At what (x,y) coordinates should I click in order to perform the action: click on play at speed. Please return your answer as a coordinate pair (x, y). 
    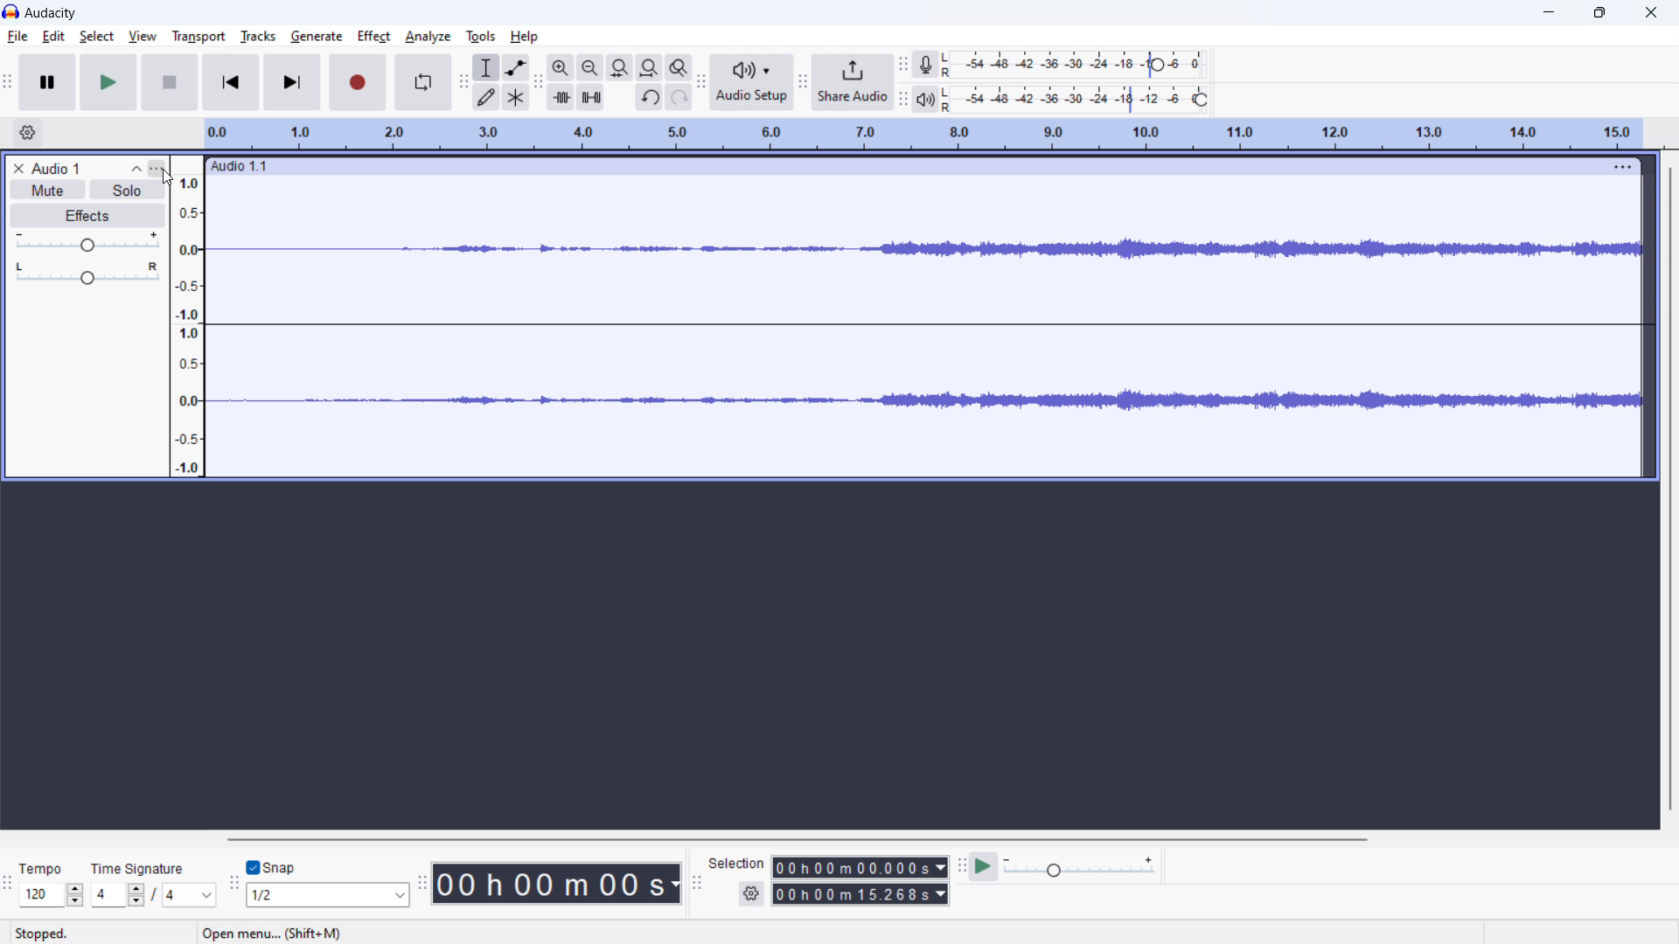
    Looking at the image, I should click on (984, 866).